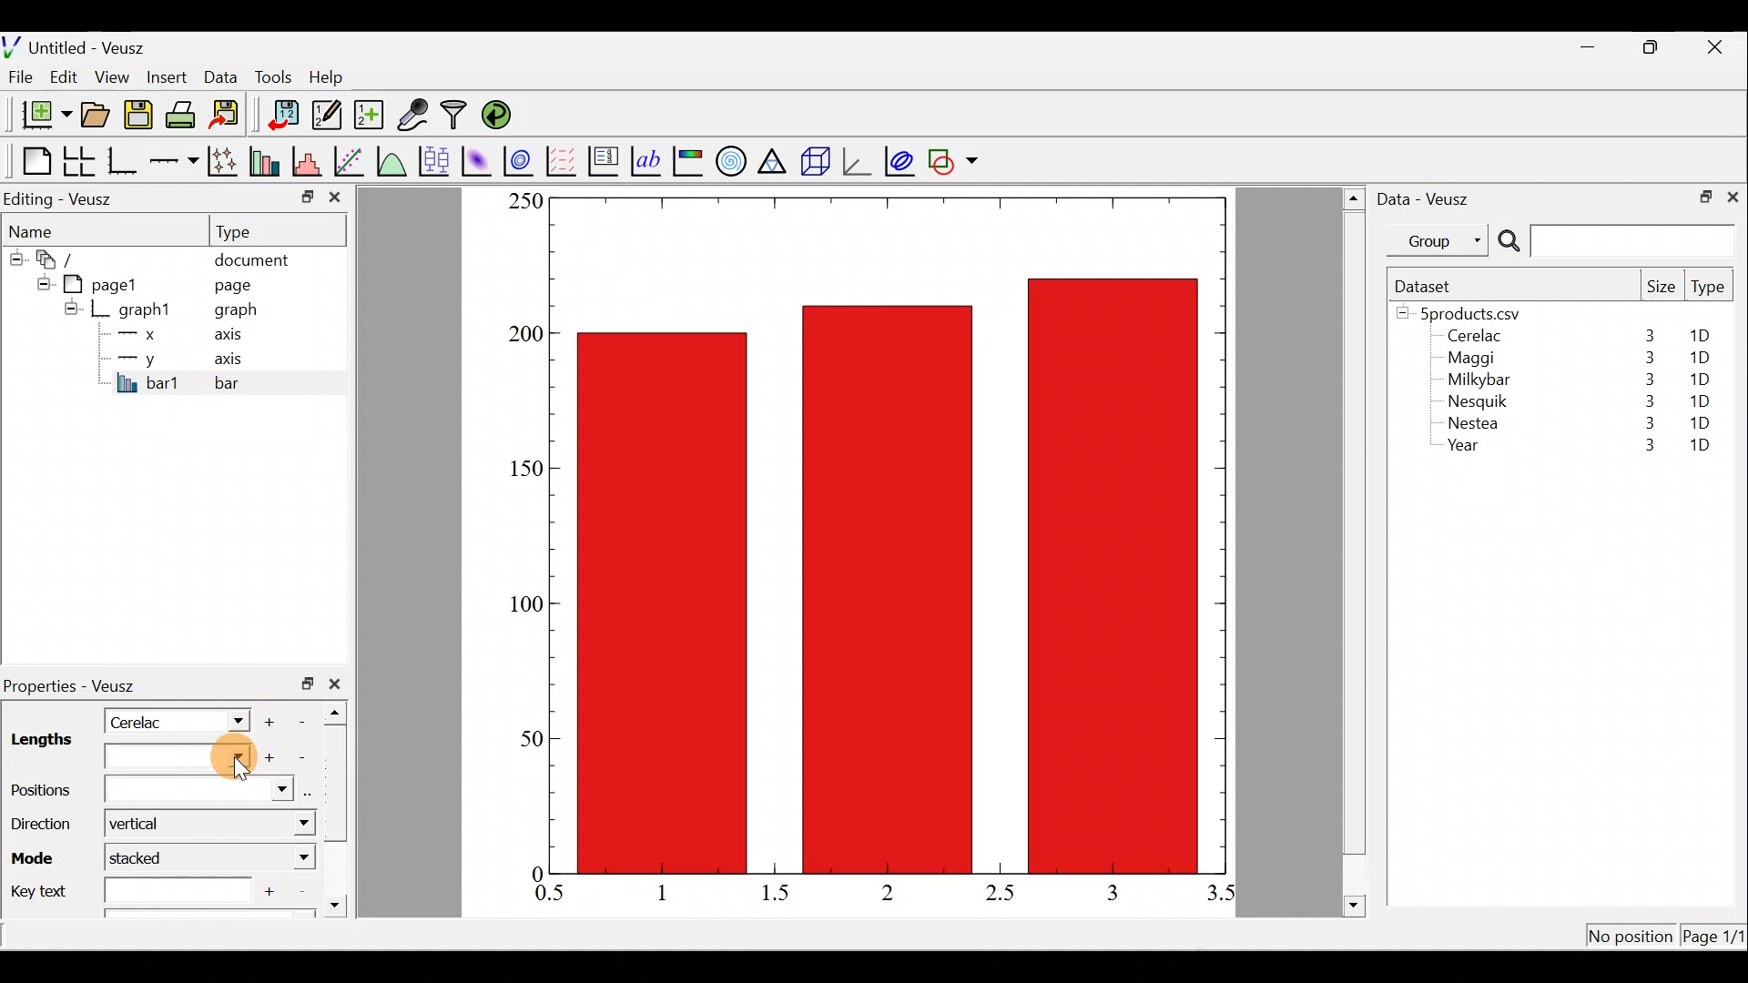 This screenshot has width=1748, height=983. Describe the element at coordinates (1645, 426) in the screenshot. I see `3` at that location.